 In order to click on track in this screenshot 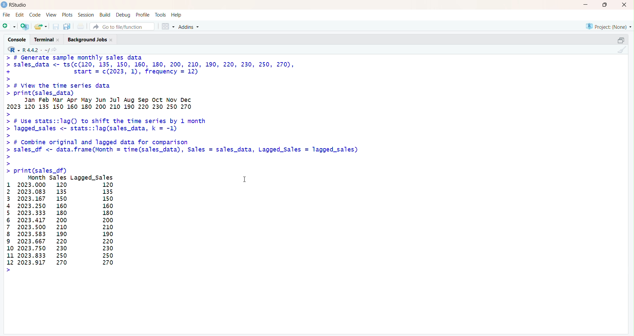, I will do `click(161, 14)`.